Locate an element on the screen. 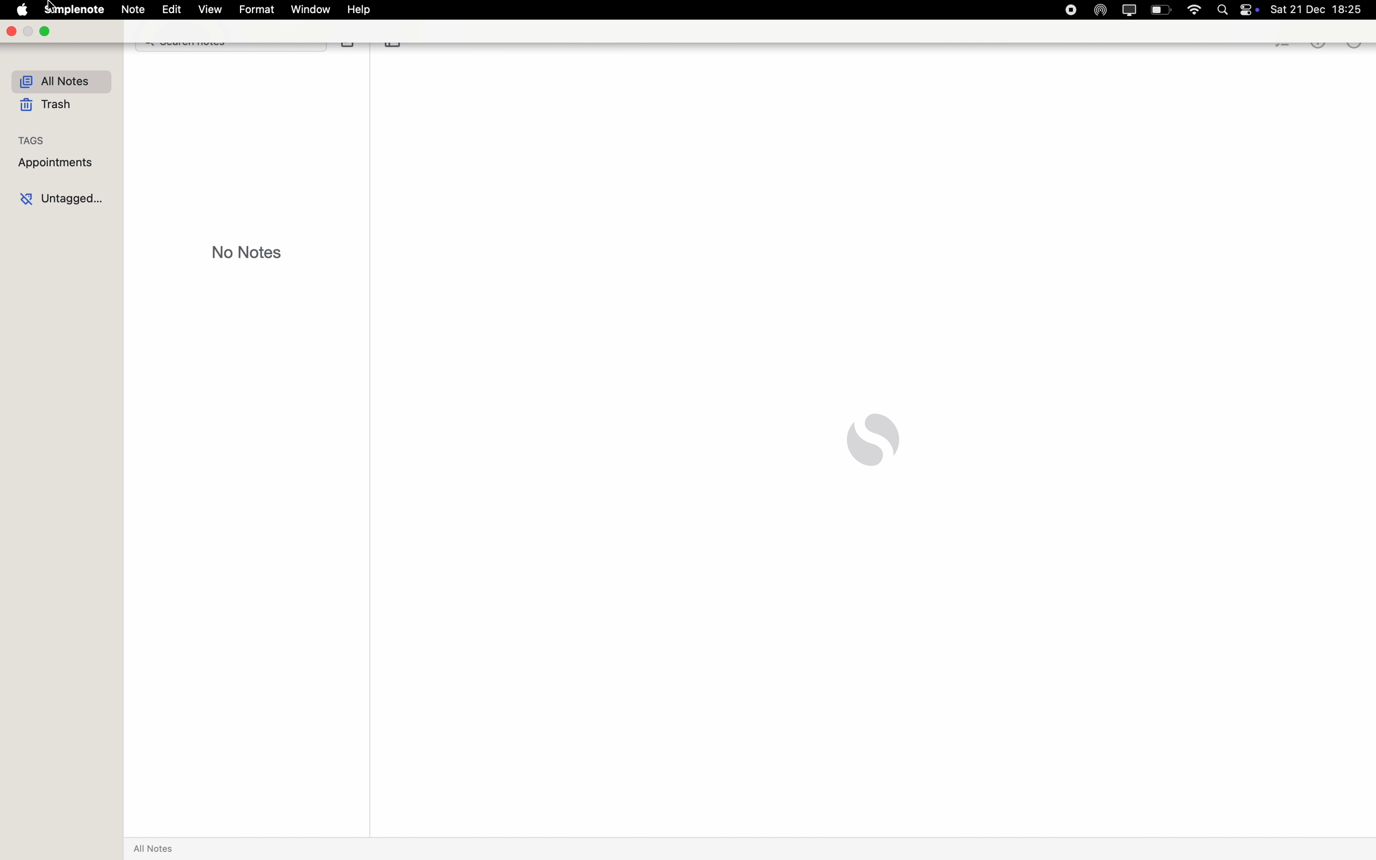 The width and height of the screenshot is (1376, 860). all notes is located at coordinates (60, 81).